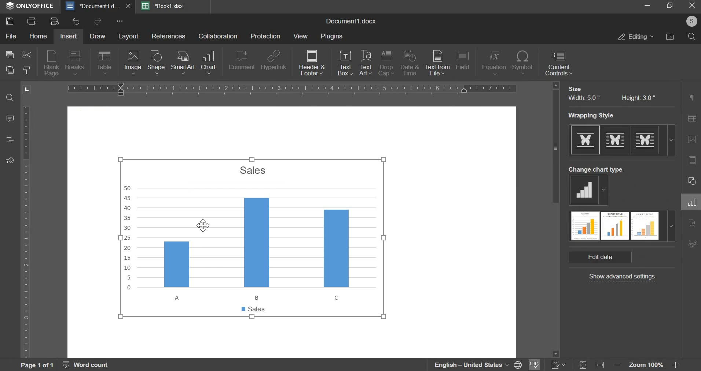  I want to click on more options, so click(120, 22).